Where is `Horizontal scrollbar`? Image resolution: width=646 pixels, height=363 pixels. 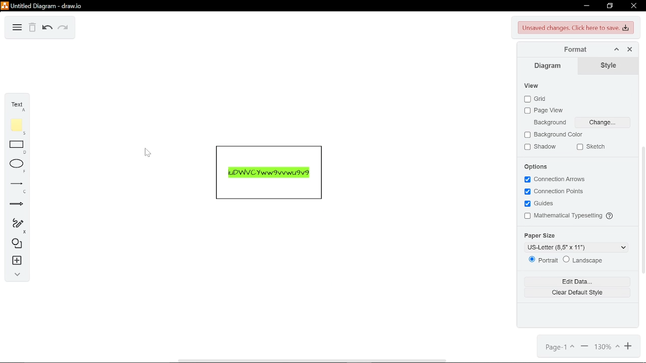
Horizontal scrollbar is located at coordinates (312, 360).